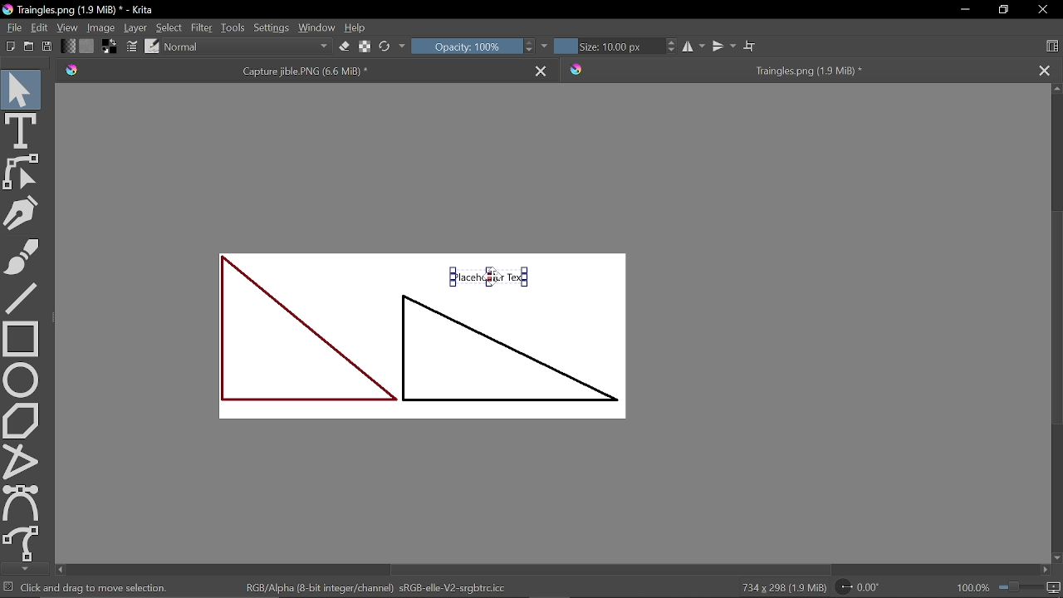 This screenshot has width=1063, height=598. Describe the element at coordinates (42, 28) in the screenshot. I see `Edit ` at that location.